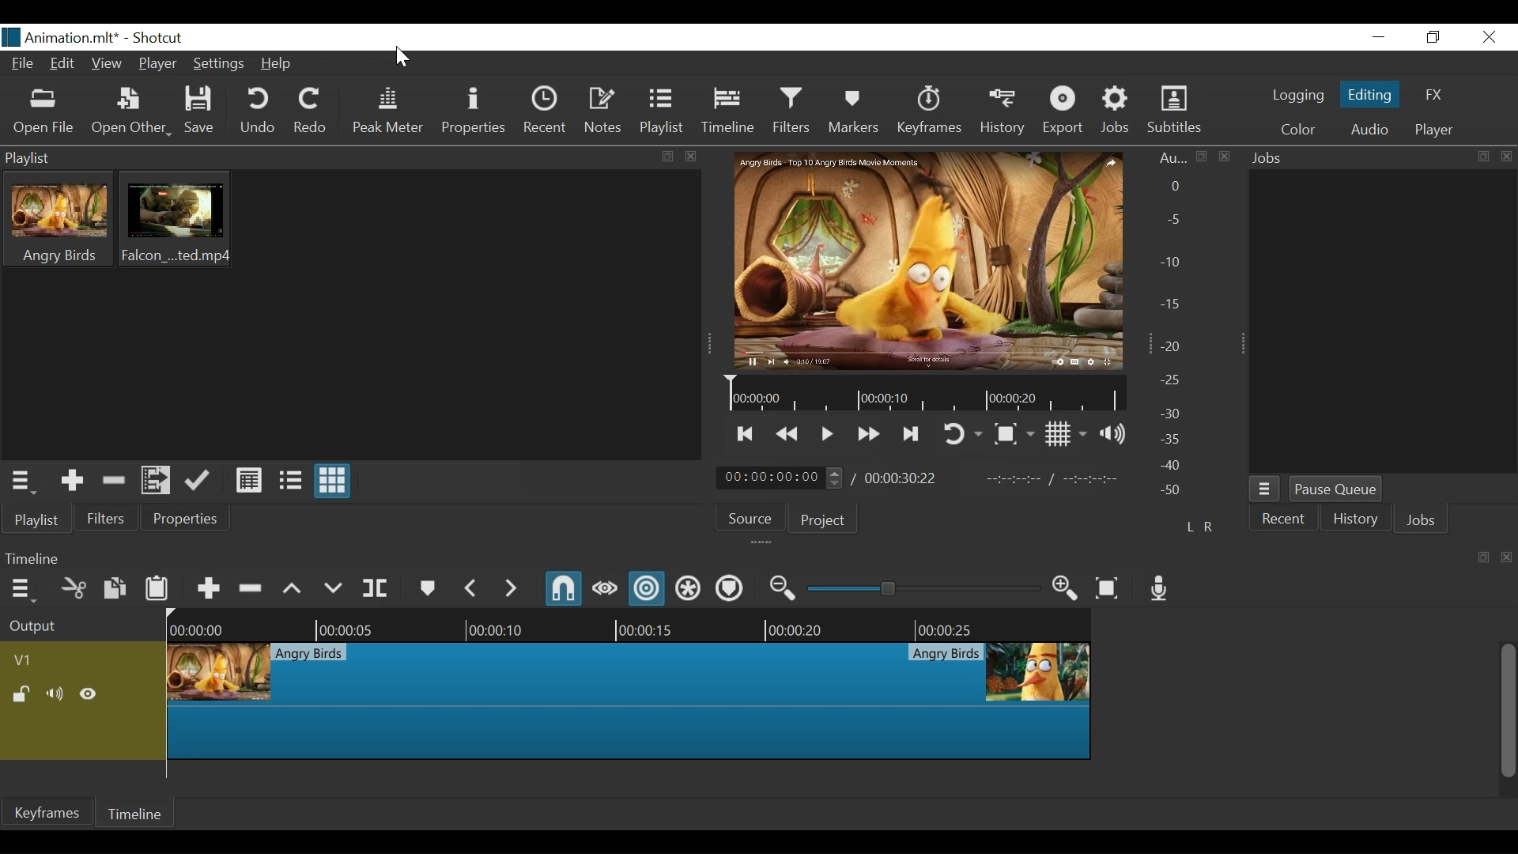 This screenshot has width=1518, height=854. What do you see at coordinates (923, 588) in the screenshot?
I see `Zoom Slider` at bounding box center [923, 588].